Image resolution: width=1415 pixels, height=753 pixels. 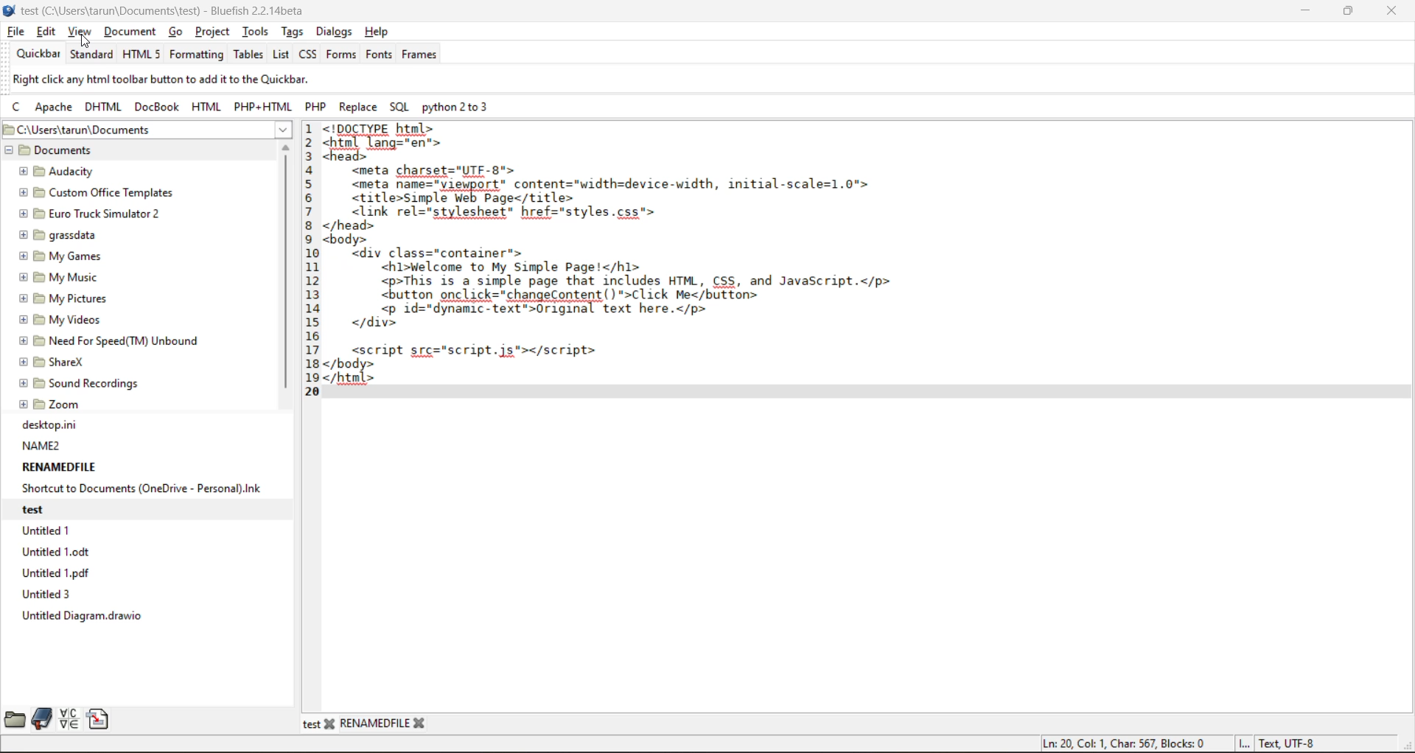 What do you see at coordinates (71, 151) in the screenshot?
I see `documents` at bounding box center [71, 151].